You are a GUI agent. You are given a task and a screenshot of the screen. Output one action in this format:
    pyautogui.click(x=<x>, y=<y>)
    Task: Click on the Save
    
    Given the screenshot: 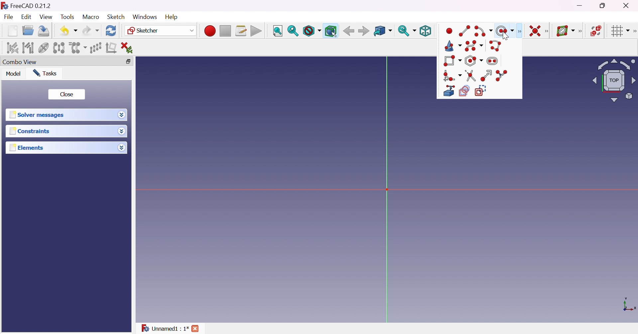 What is the action you would take?
    pyautogui.click(x=43, y=30)
    